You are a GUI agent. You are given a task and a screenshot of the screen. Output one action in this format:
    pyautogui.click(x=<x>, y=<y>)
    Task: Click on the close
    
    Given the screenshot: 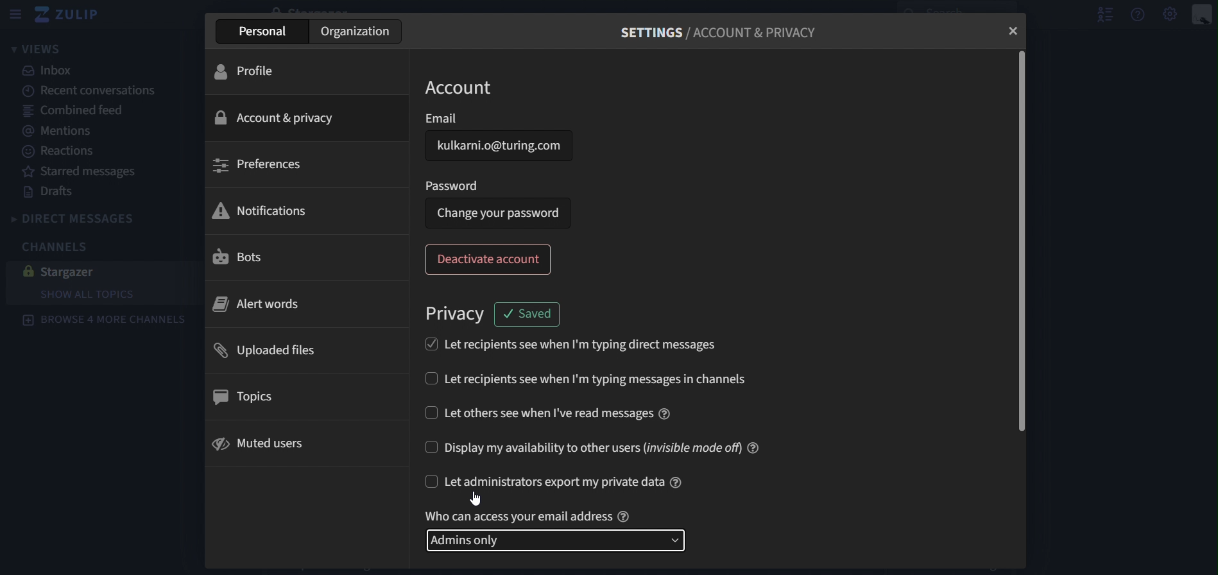 What is the action you would take?
    pyautogui.click(x=1014, y=30)
    